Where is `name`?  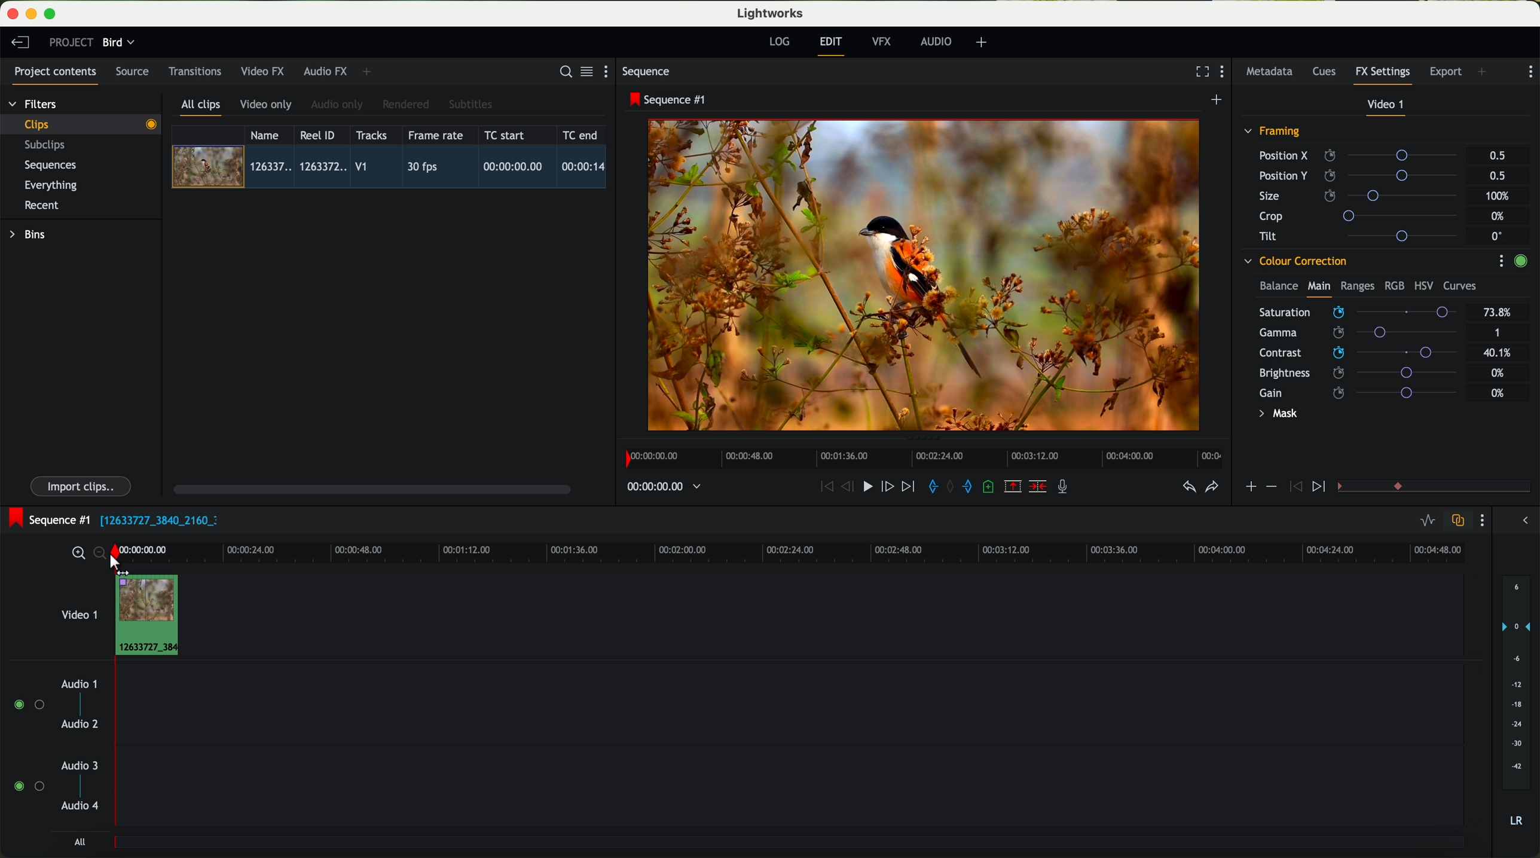 name is located at coordinates (269, 135).